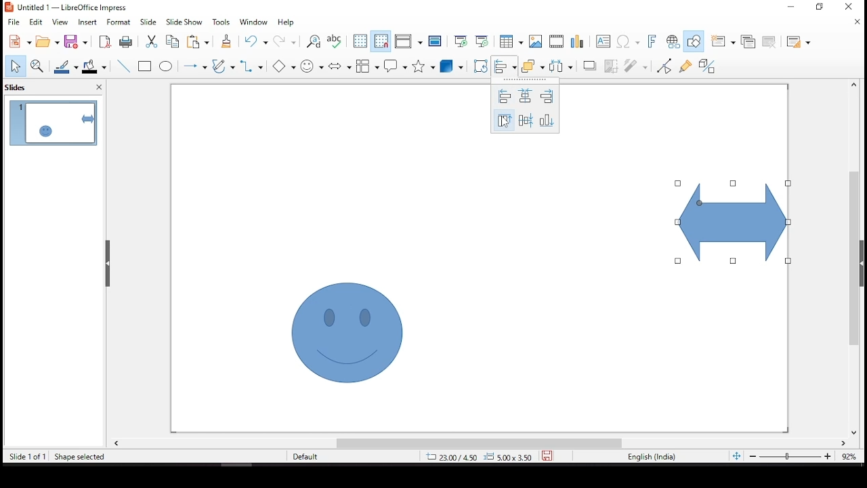  Describe the element at coordinates (736, 455) in the screenshot. I see `fit slide to current window` at that location.